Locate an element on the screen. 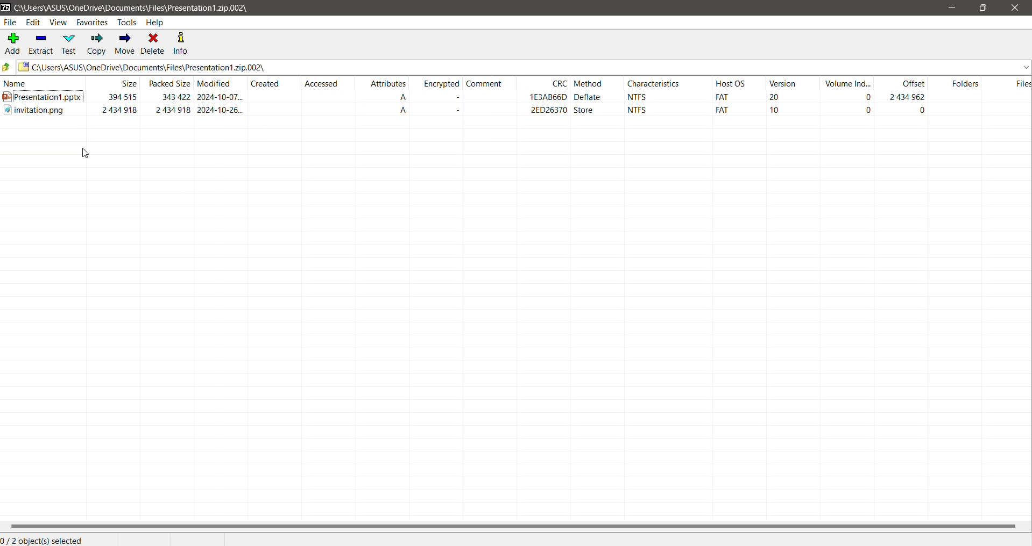 The width and height of the screenshot is (1032, 546). 0 is located at coordinates (922, 112).